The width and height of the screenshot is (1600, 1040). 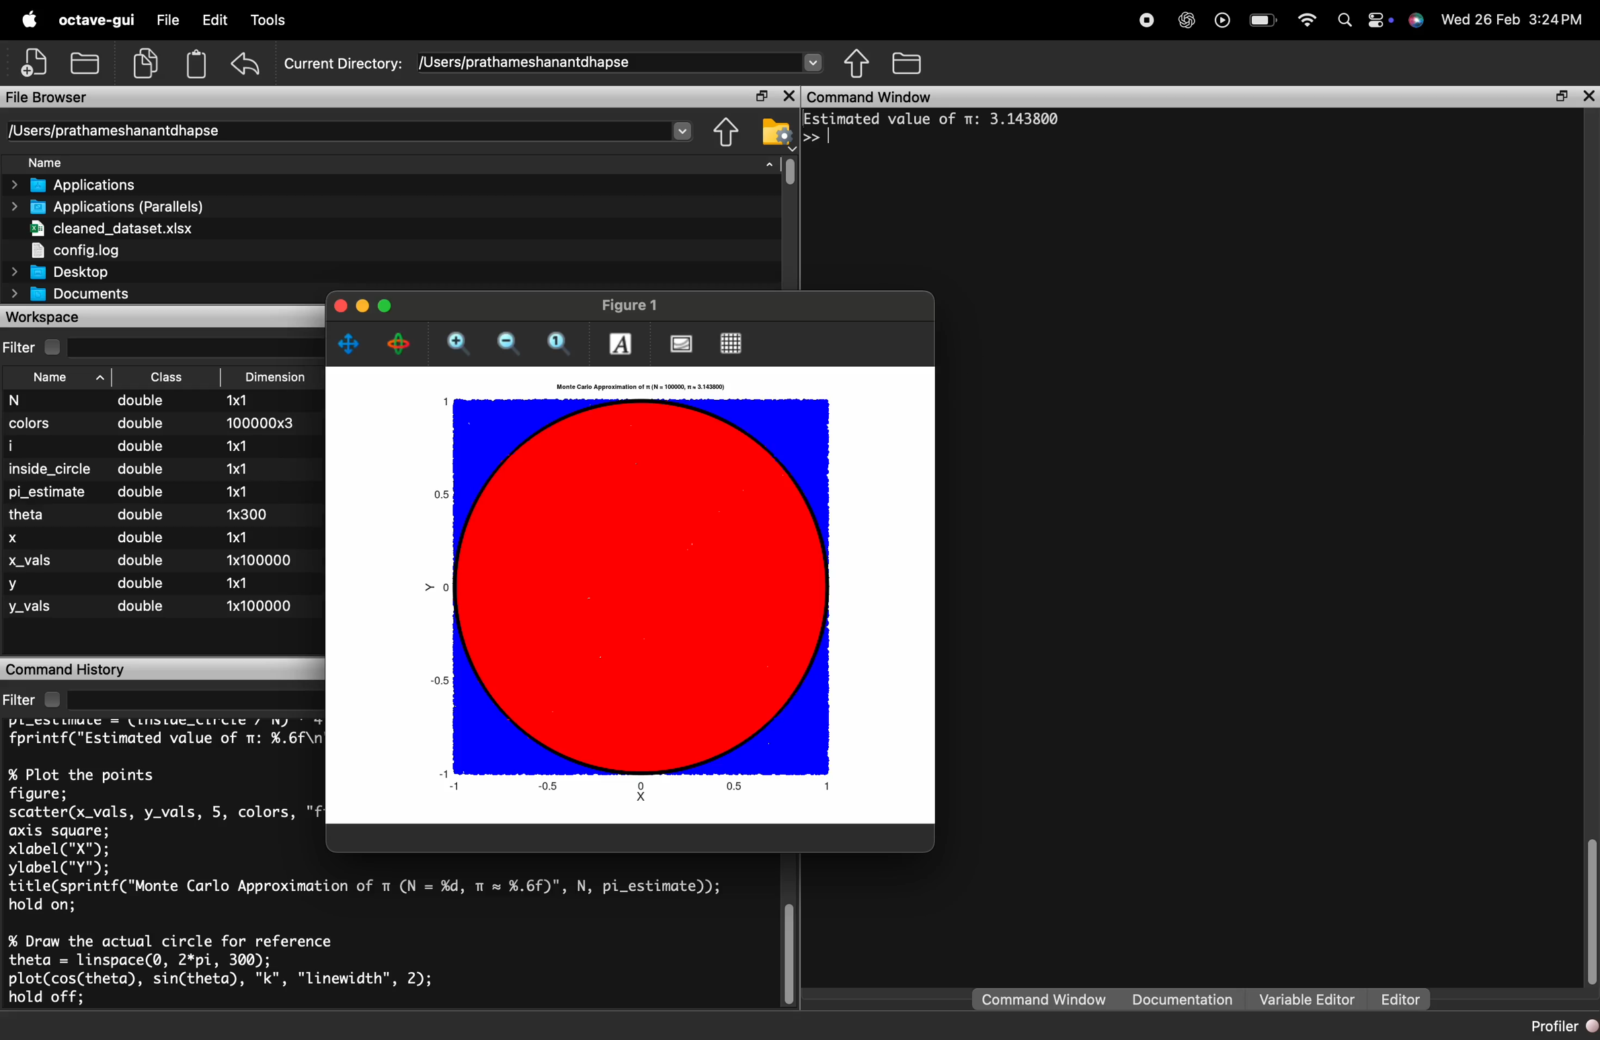 I want to click on Figure 1, so click(x=629, y=304).